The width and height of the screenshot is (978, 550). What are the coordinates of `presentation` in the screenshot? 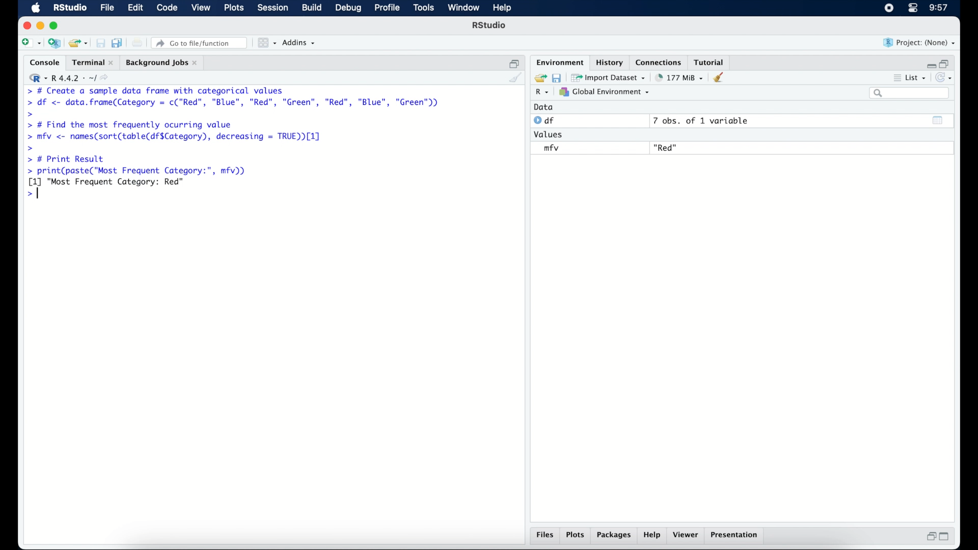 It's located at (737, 536).